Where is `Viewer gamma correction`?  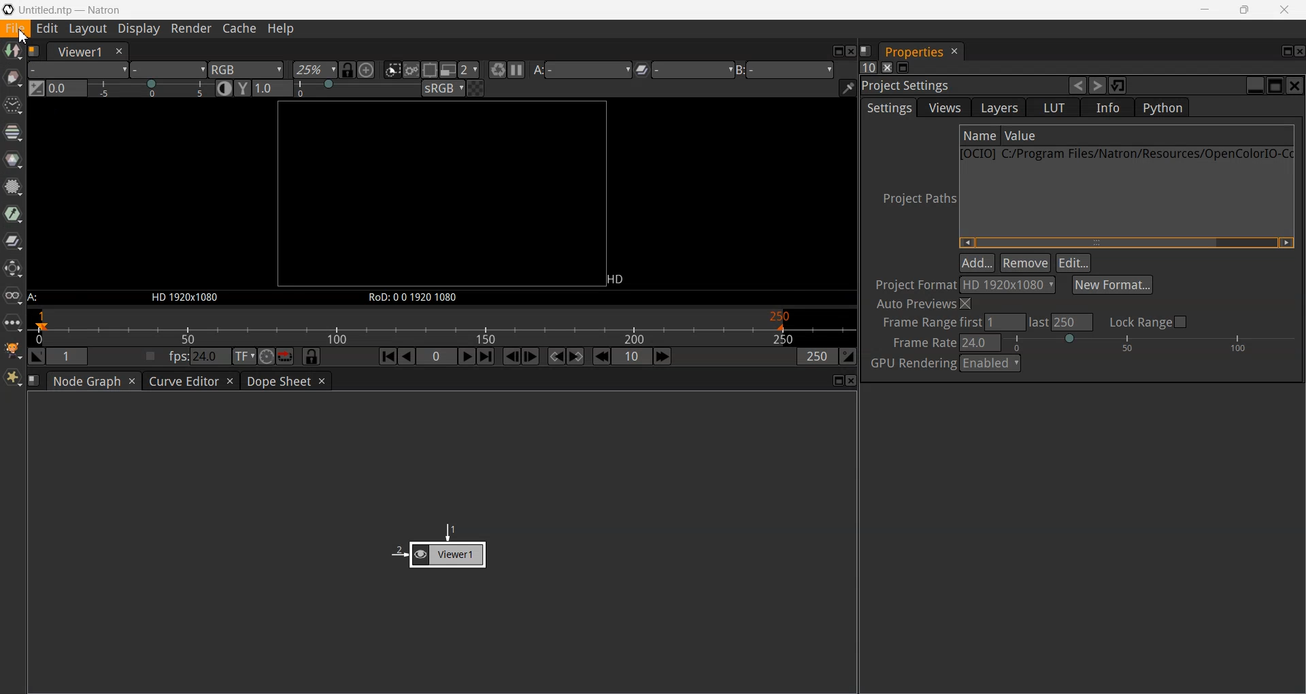 Viewer gamma correction is located at coordinates (244, 88).